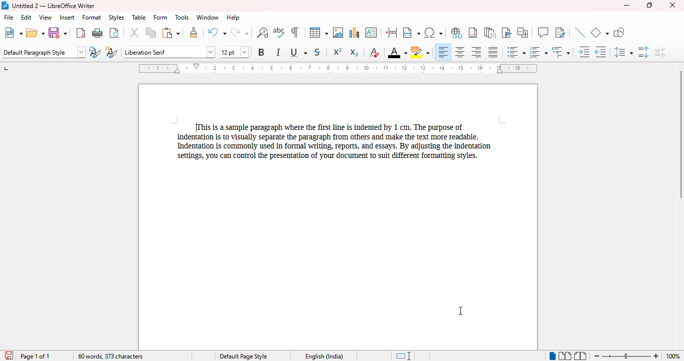  I want to click on zoom in, so click(656, 355).